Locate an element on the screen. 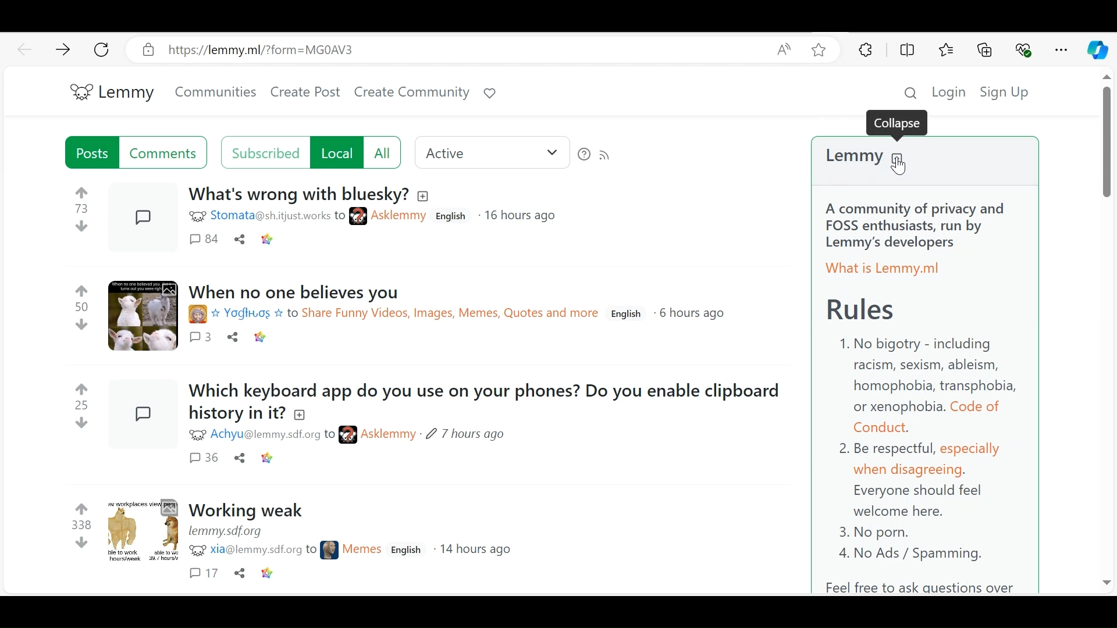   is located at coordinates (204, 574).